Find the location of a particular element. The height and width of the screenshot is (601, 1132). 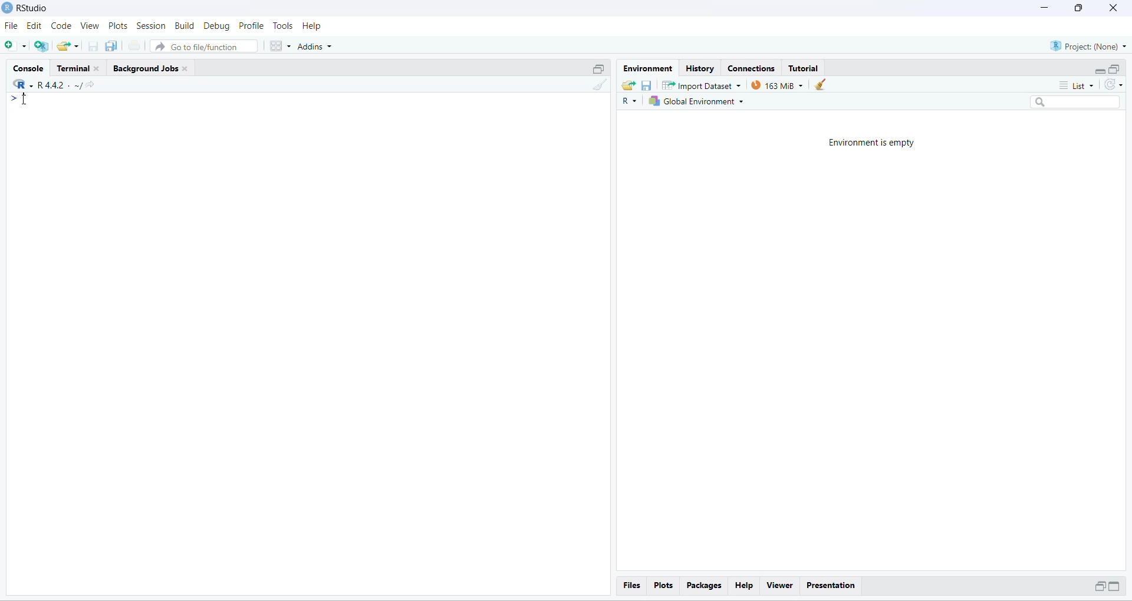

cursor is located at coordinates (23, 100).